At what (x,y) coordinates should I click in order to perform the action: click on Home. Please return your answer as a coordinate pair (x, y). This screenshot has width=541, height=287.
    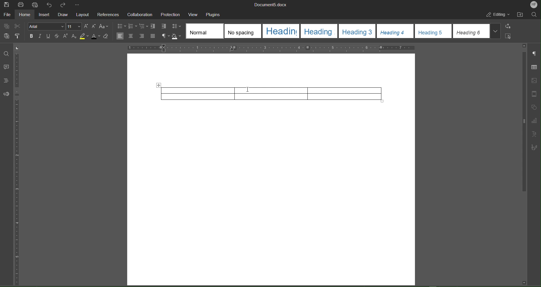
    Looking at the image, I should click on (26, 16).